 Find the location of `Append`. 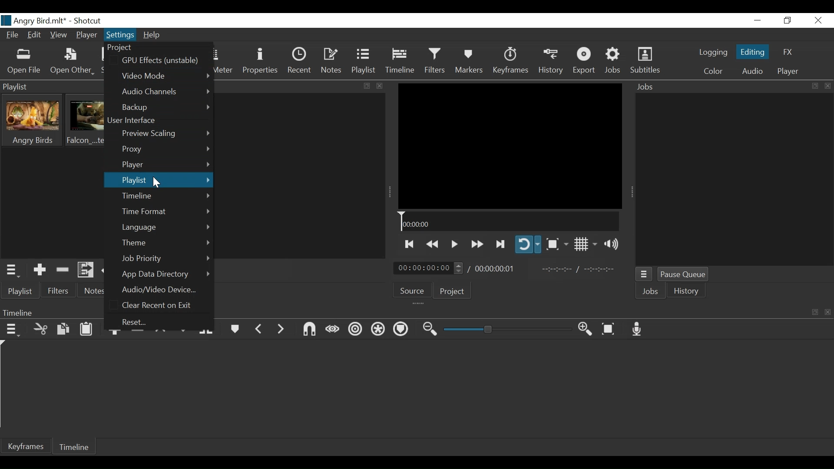

Append is located at coordinates (116, 334).